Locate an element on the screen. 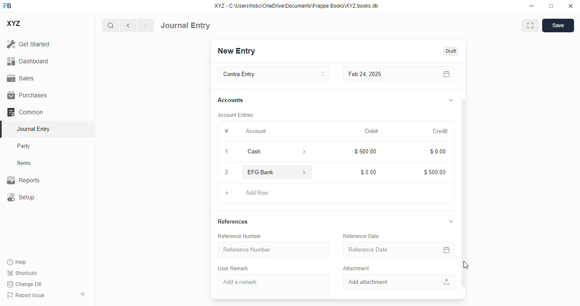 Image resolution: width=580 pixels, height=306 pixels. account information is located at coordinates (301, 152).